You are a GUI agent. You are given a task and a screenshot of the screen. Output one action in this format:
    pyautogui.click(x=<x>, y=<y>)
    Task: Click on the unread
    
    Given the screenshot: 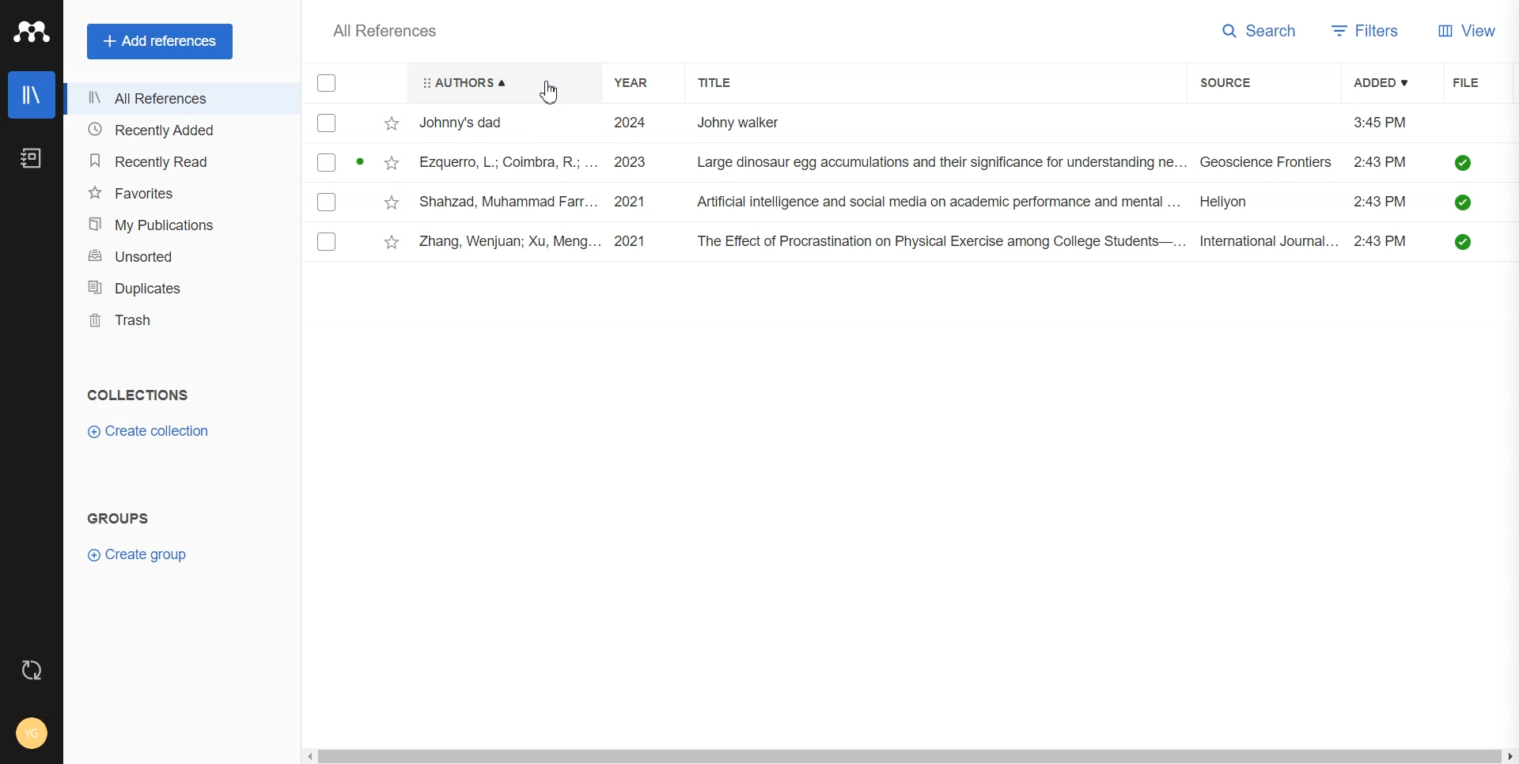 What is the action you would take?
    pyautogui.click(x=362, y=163)
    